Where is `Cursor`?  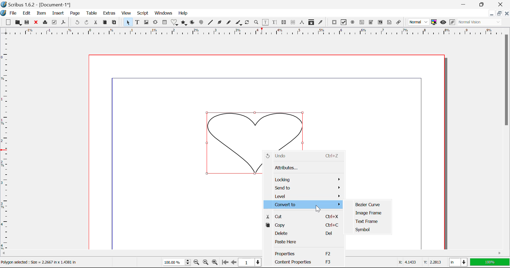 Cursor is located at coordinates (318, 208).